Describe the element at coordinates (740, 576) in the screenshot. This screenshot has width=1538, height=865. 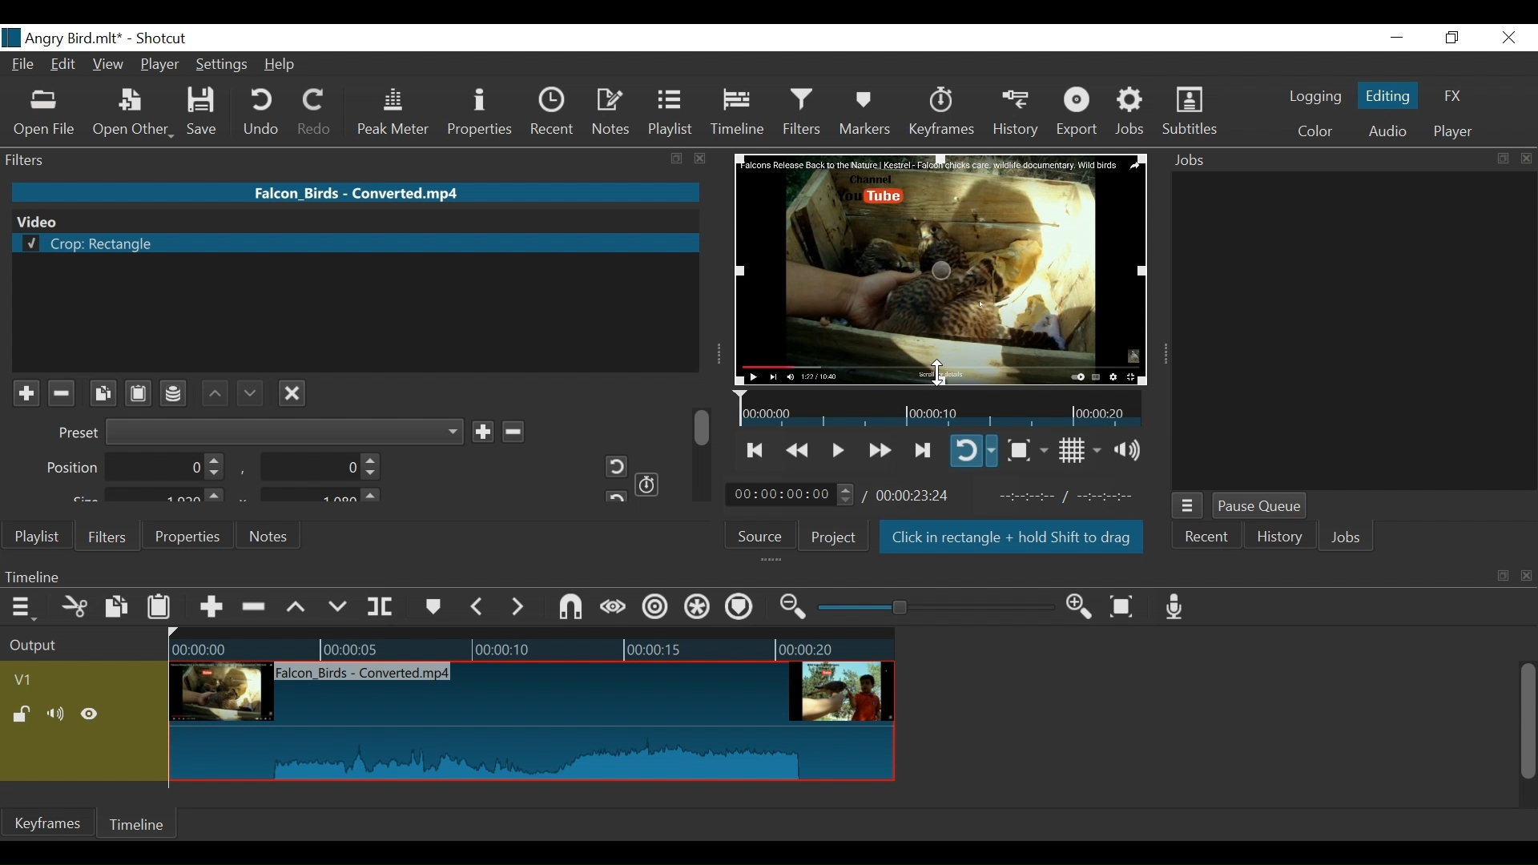
I see `Timeline` at that location.